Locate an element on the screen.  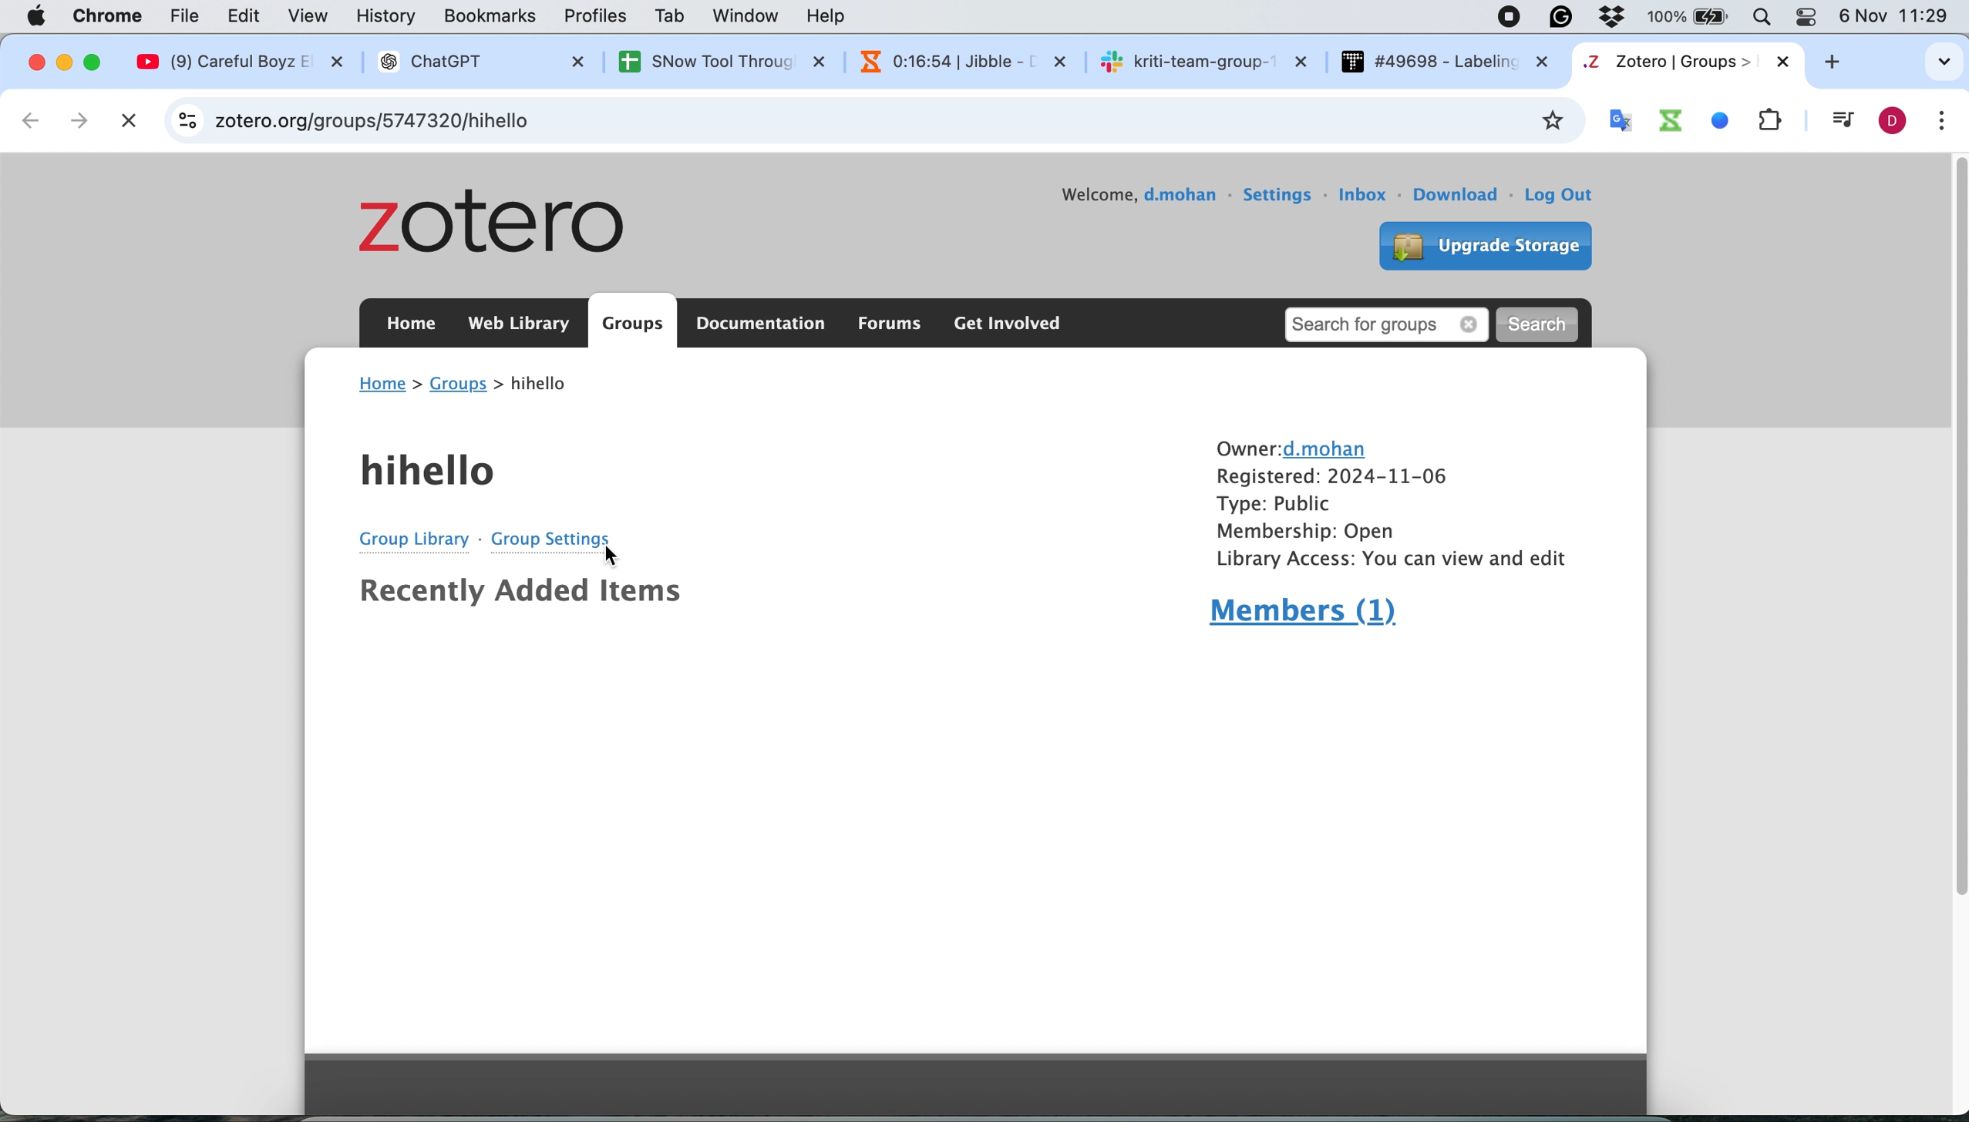
hihello is located at coordinates (435, 473).